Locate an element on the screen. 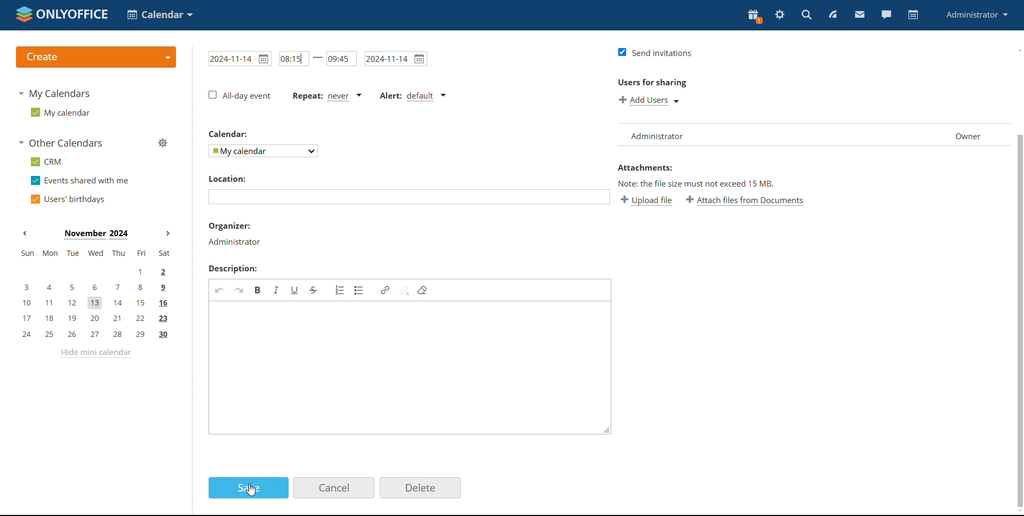 The height and width of the screenshot is (516, 1024). calendar is located at coordinates (912, 15).